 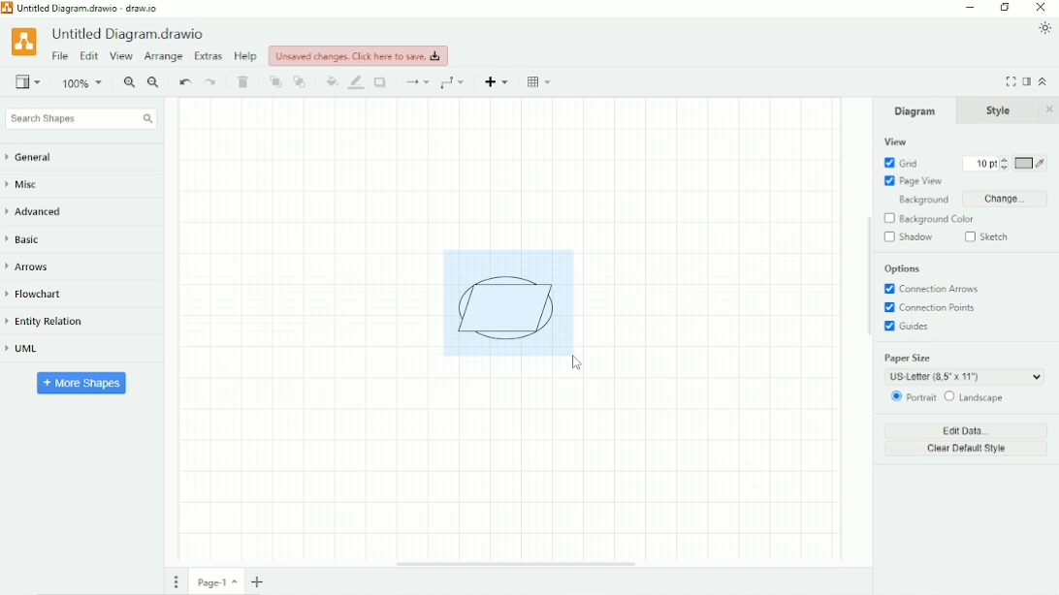 I want to click on Edit data, so click(x=968, y=430).